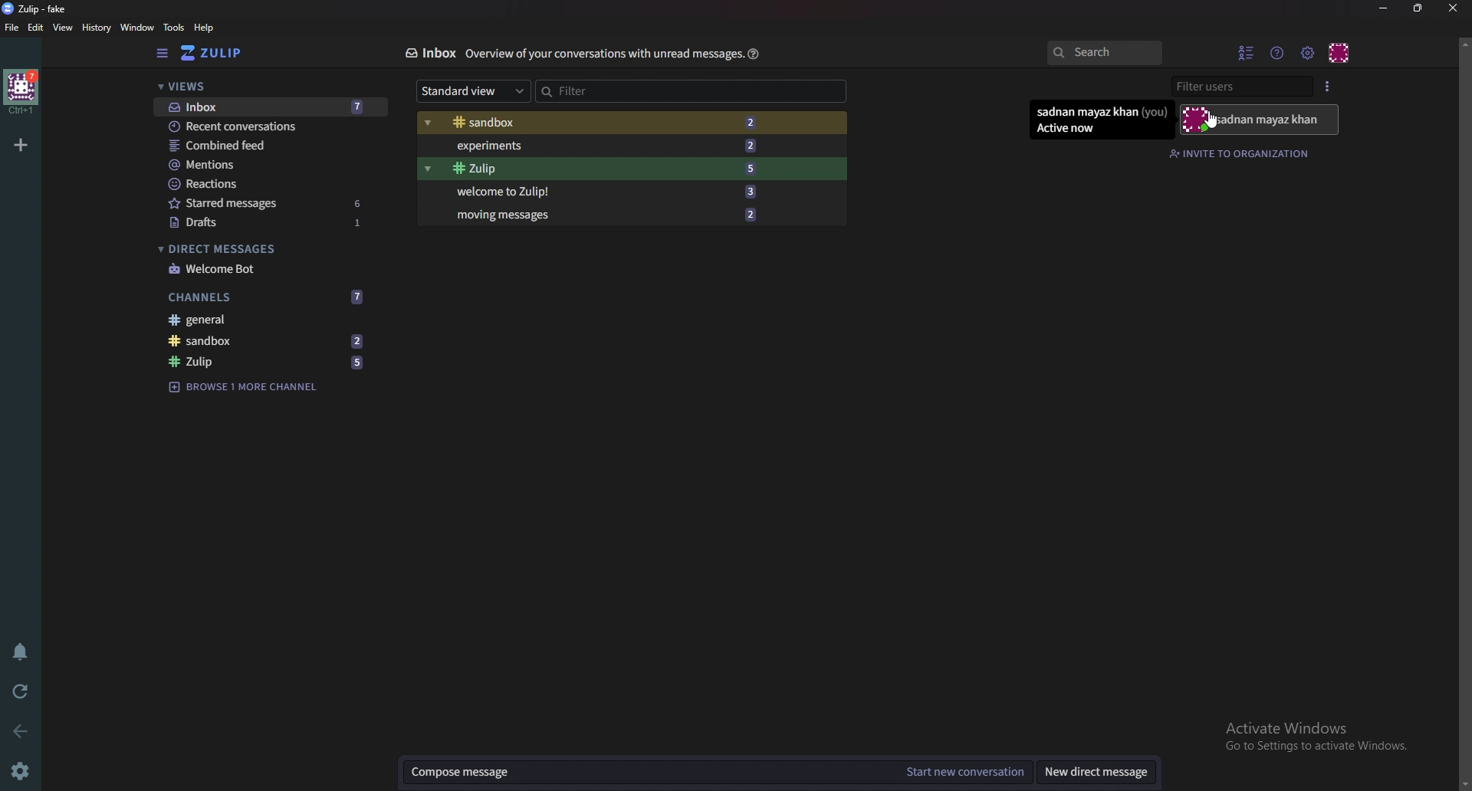 This screenshot has height=791, width=1472. I want to click on Moving messages, so click(605, 215).